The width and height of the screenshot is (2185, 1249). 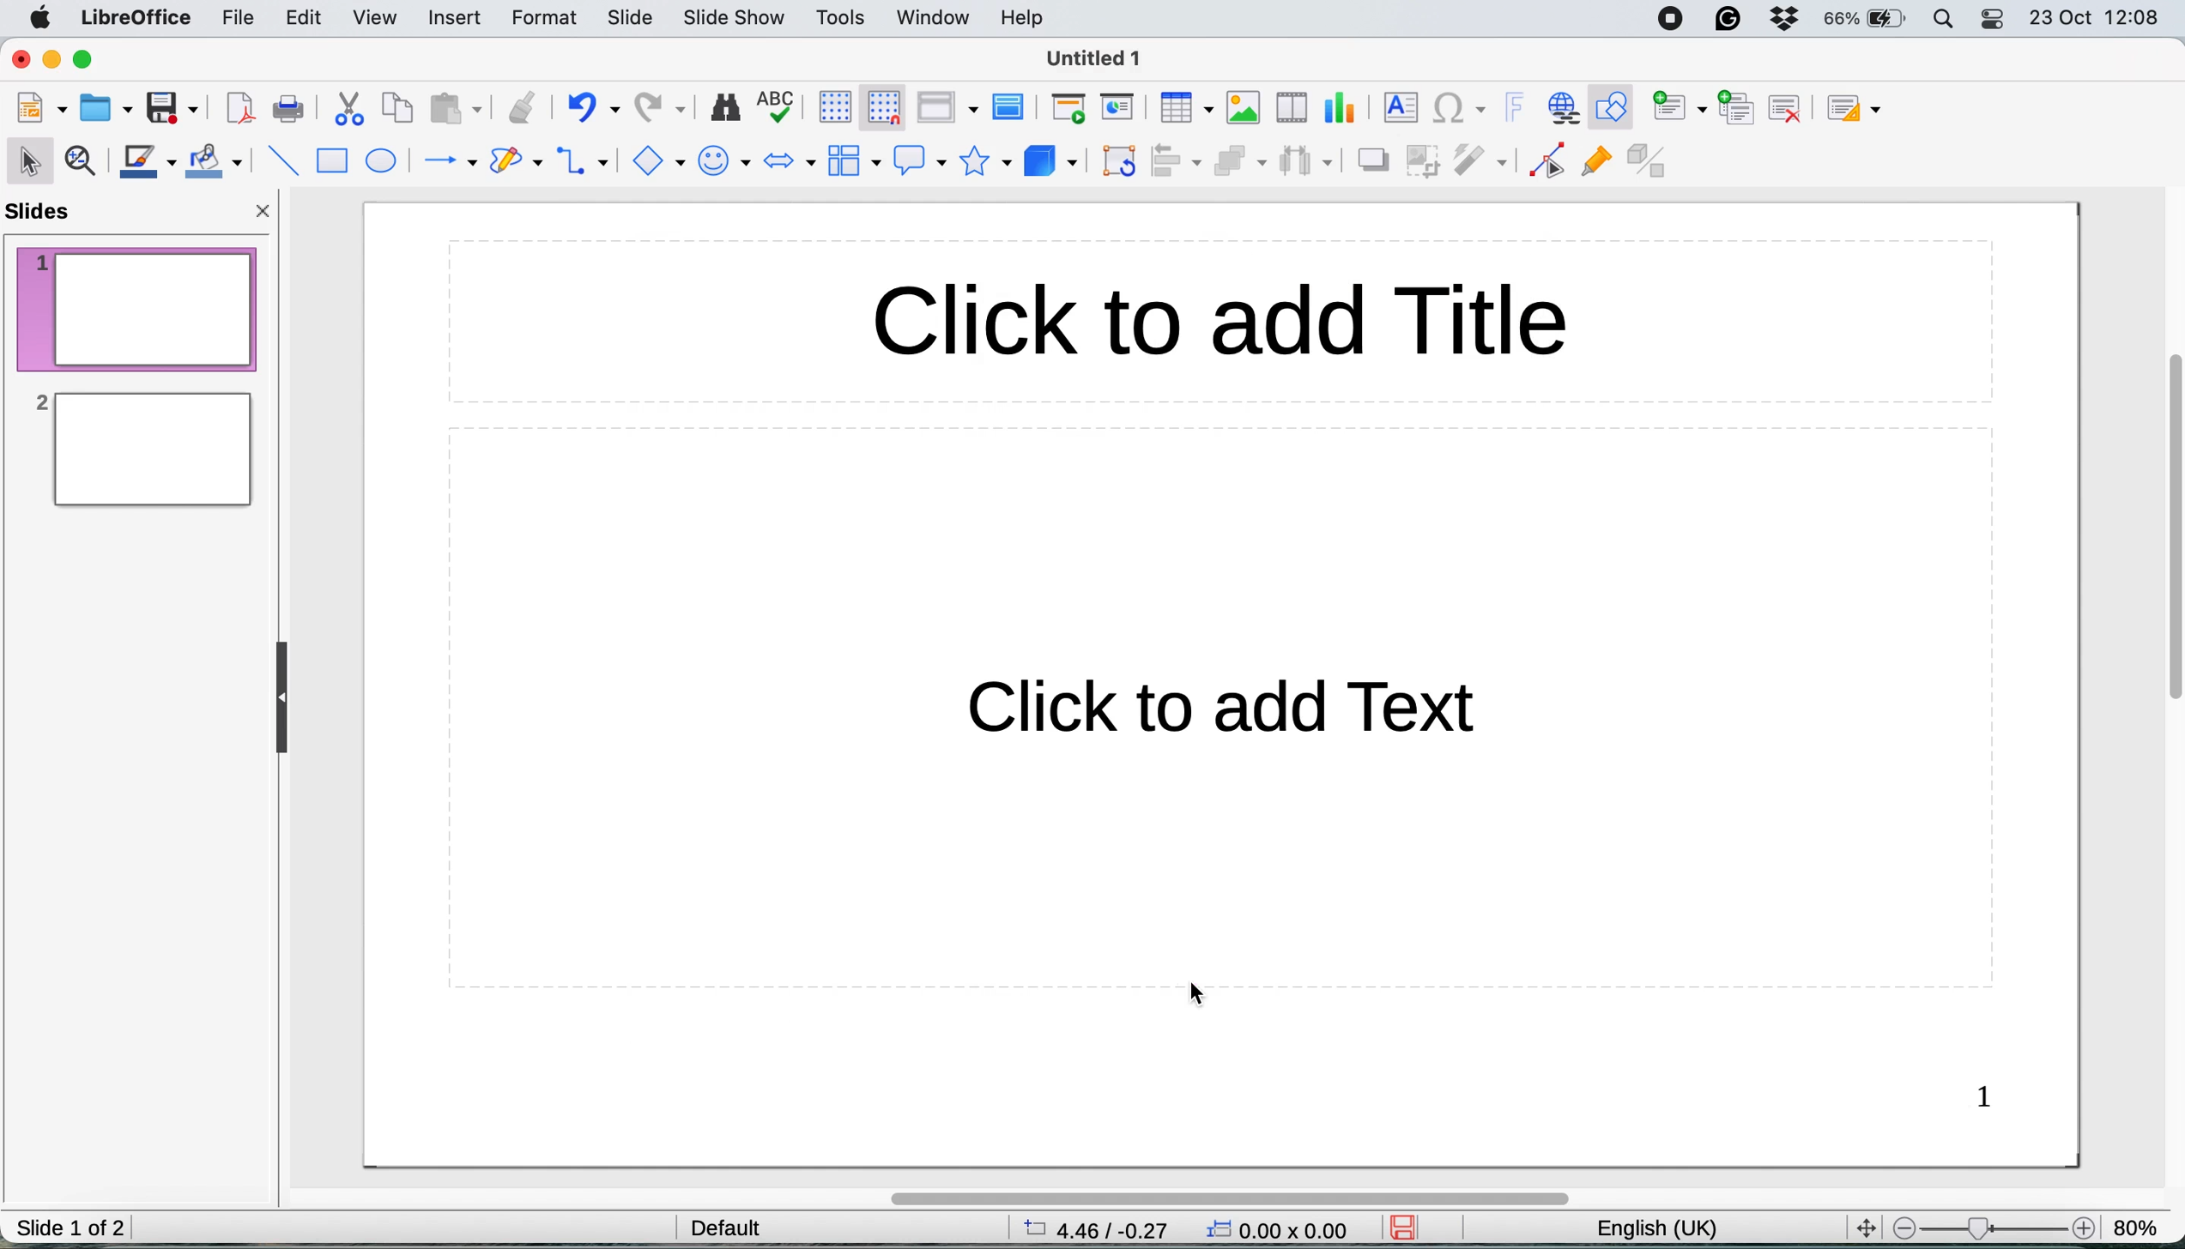 What do you see at coordinates (1306, 164) in the screenshot?
I see `select three objects to distribute` at bounding box center [1306, 164].